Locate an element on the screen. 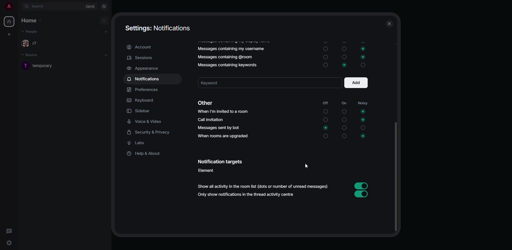 Image resolution: width=512 pixels, height=250 pixels. only show notifications in the thread activity centre is located at coordinates (248, 195).